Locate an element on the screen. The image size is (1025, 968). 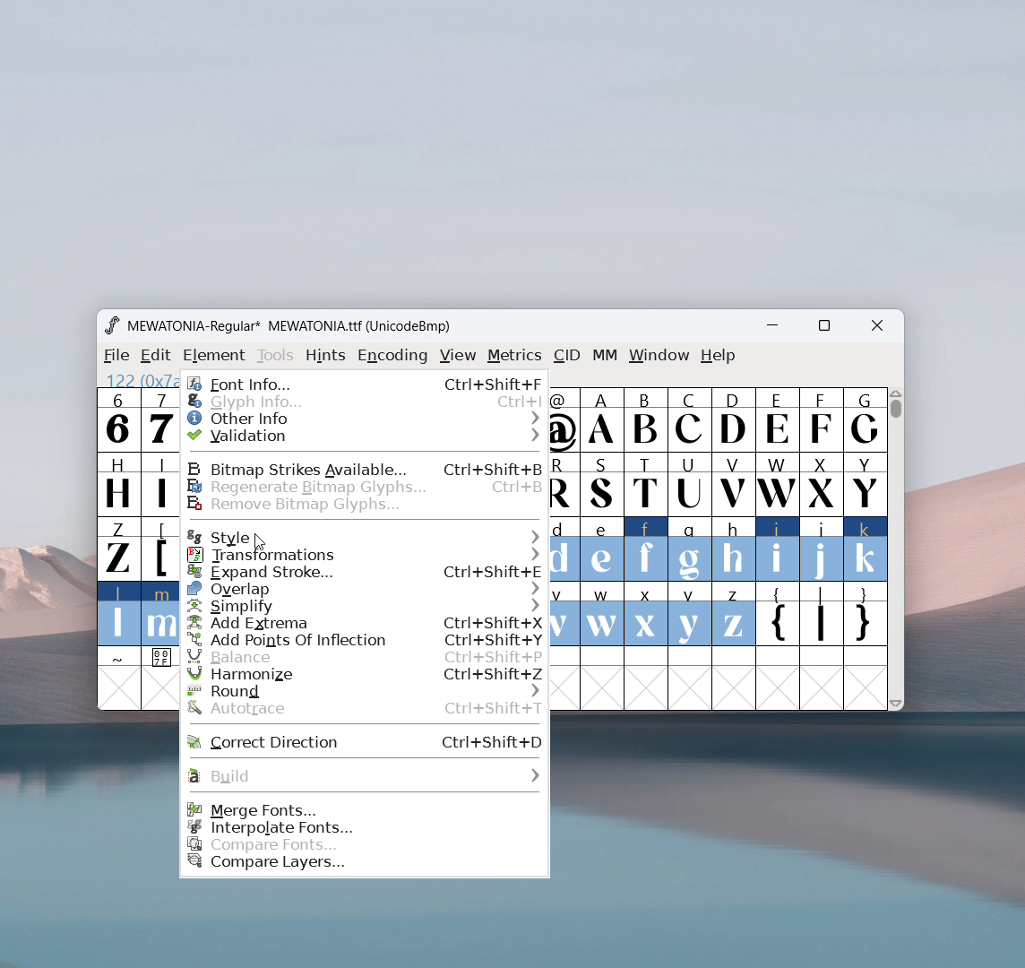
glyph info is located at coordinates (365, 402).